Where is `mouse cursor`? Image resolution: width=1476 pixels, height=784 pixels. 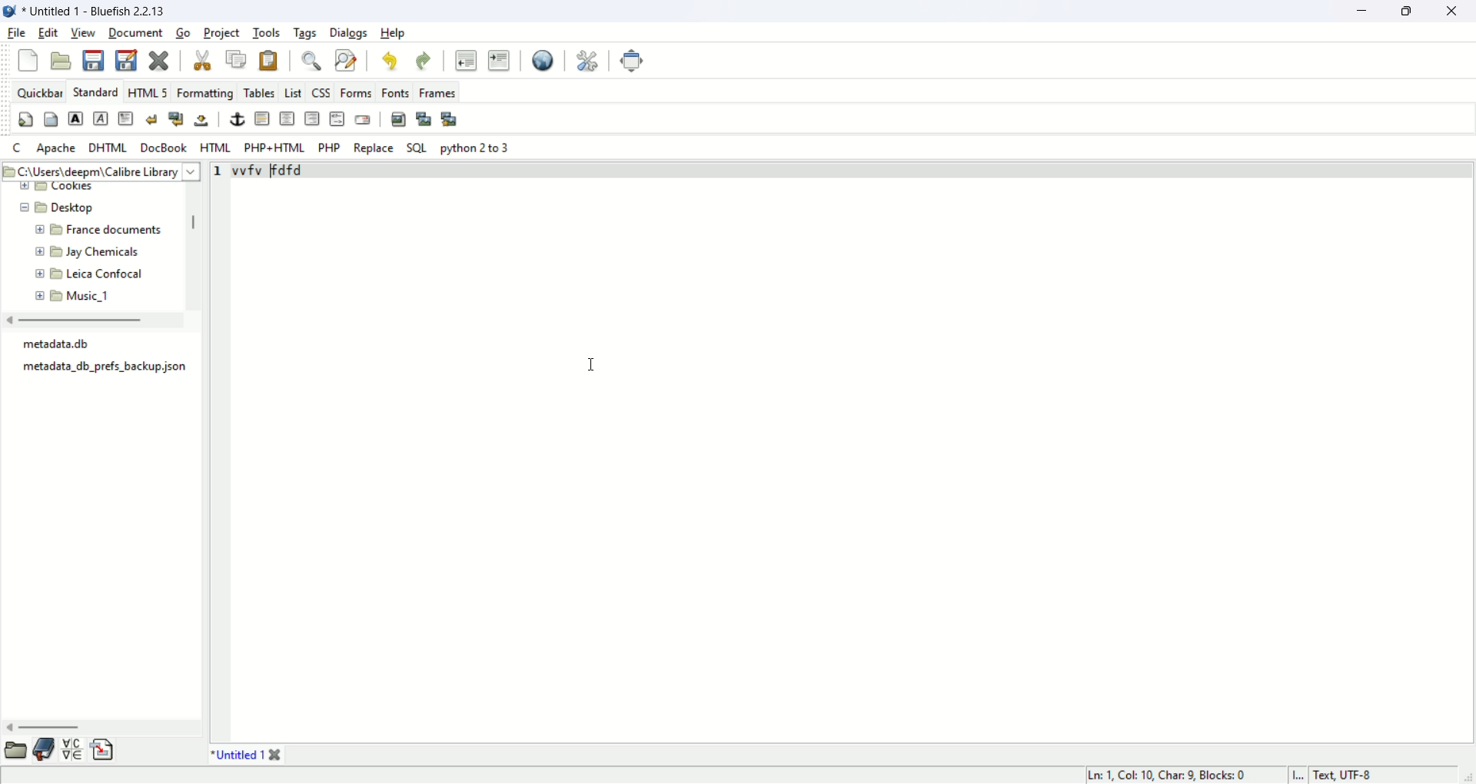 mouse cursor is located at coordinates (591, 367).